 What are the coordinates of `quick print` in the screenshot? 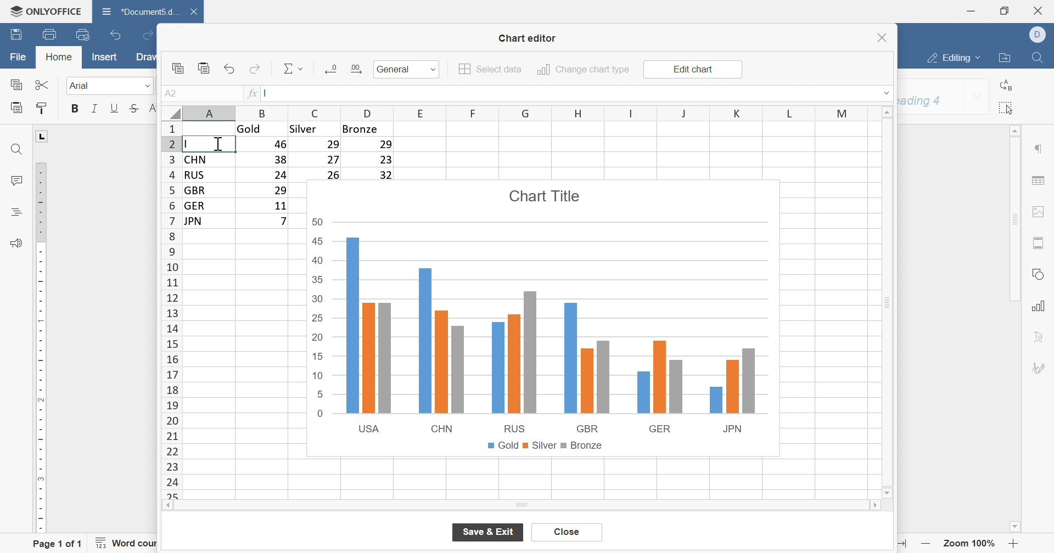 It's located at (82, 34).